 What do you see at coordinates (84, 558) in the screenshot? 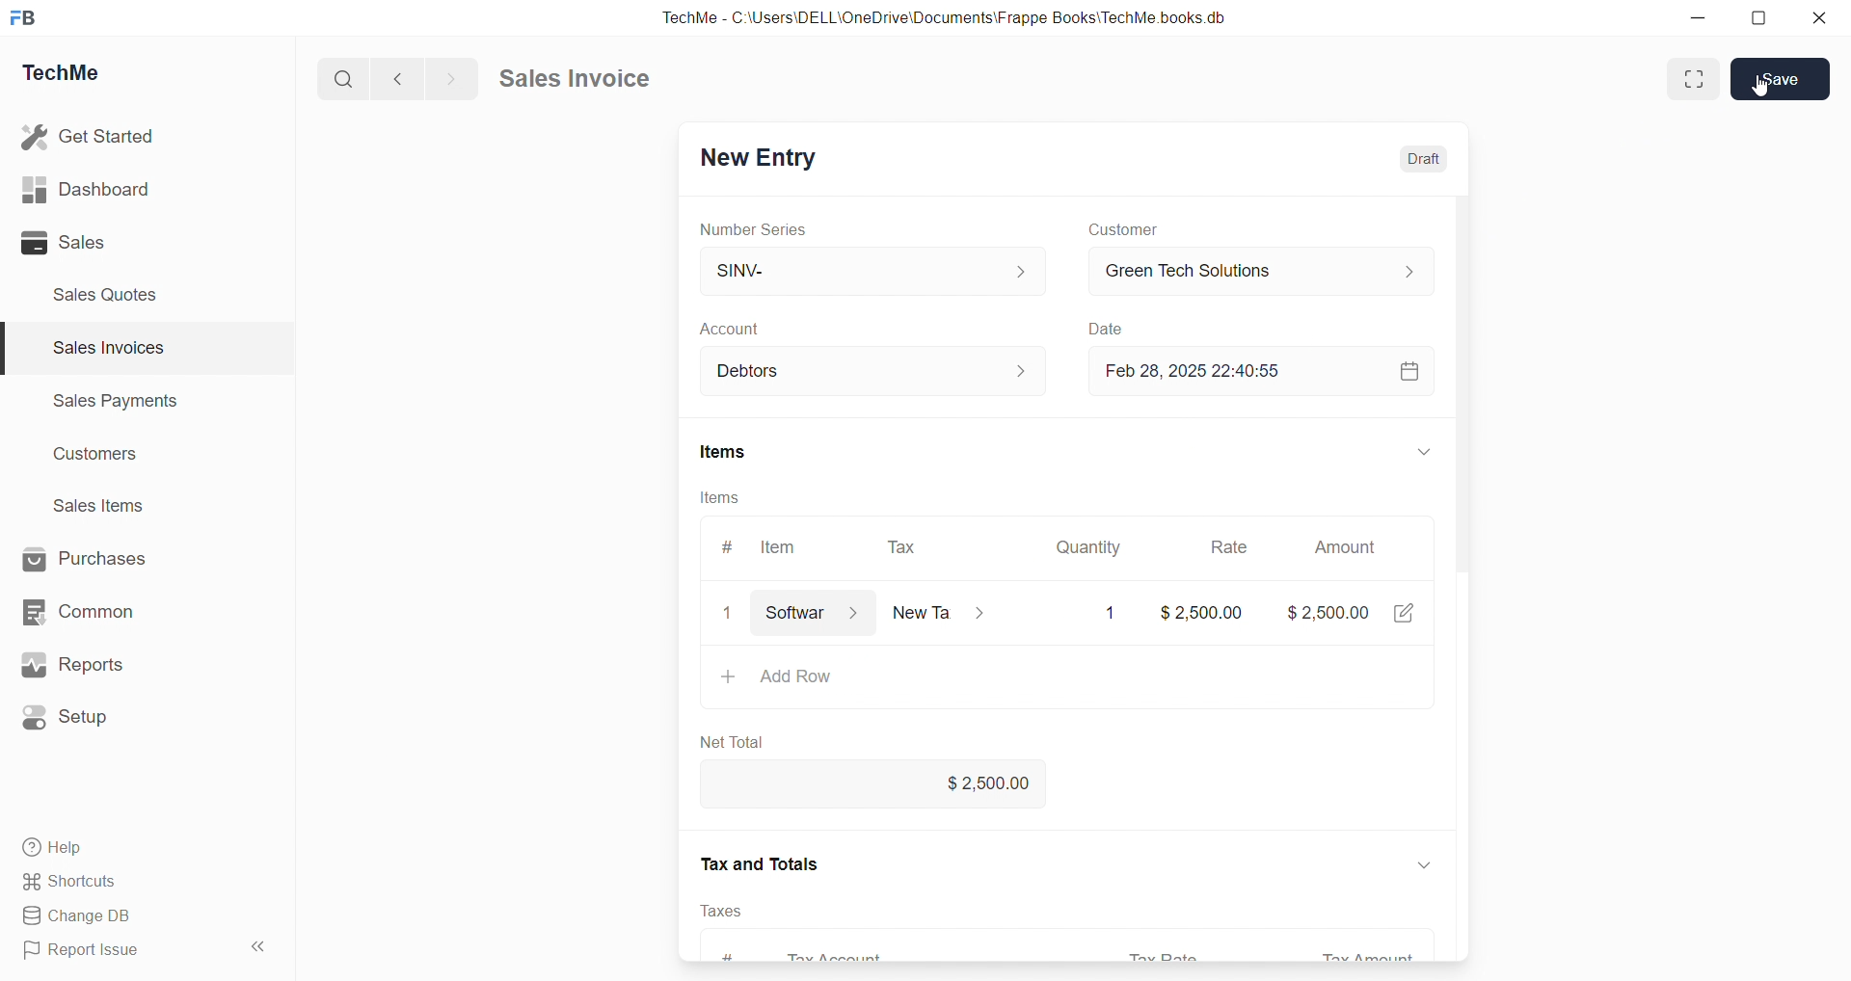
I see `Purchases` at bounding box center [84, 558].